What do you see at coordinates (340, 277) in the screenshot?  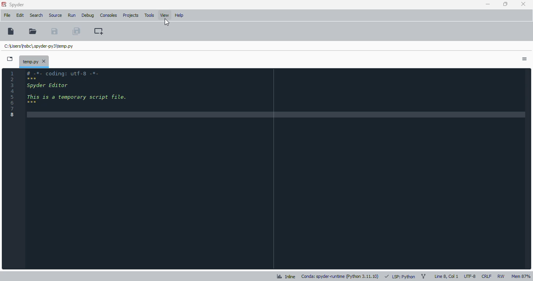 I see `conda: spyder-runtime (python 3. 11. 10)` at bounding box center [340, 277].